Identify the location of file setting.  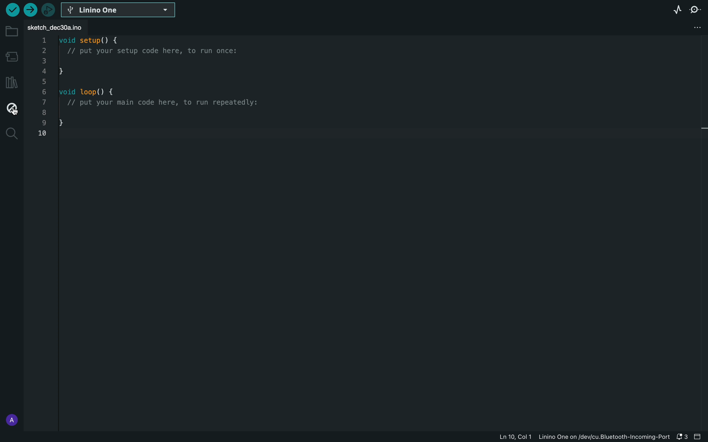
(690, 27).